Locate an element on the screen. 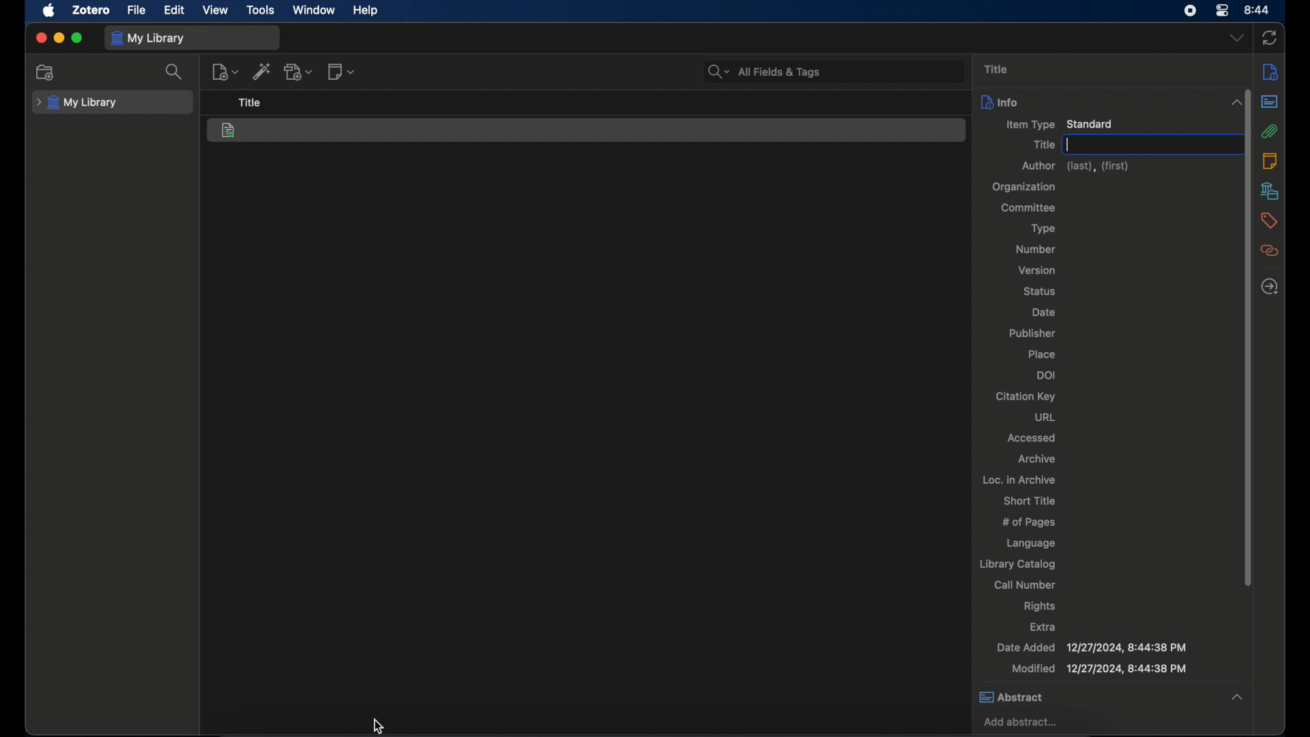 The height and width of the screenshot is (737, 1310). place is located at coordinates (1044, 353).